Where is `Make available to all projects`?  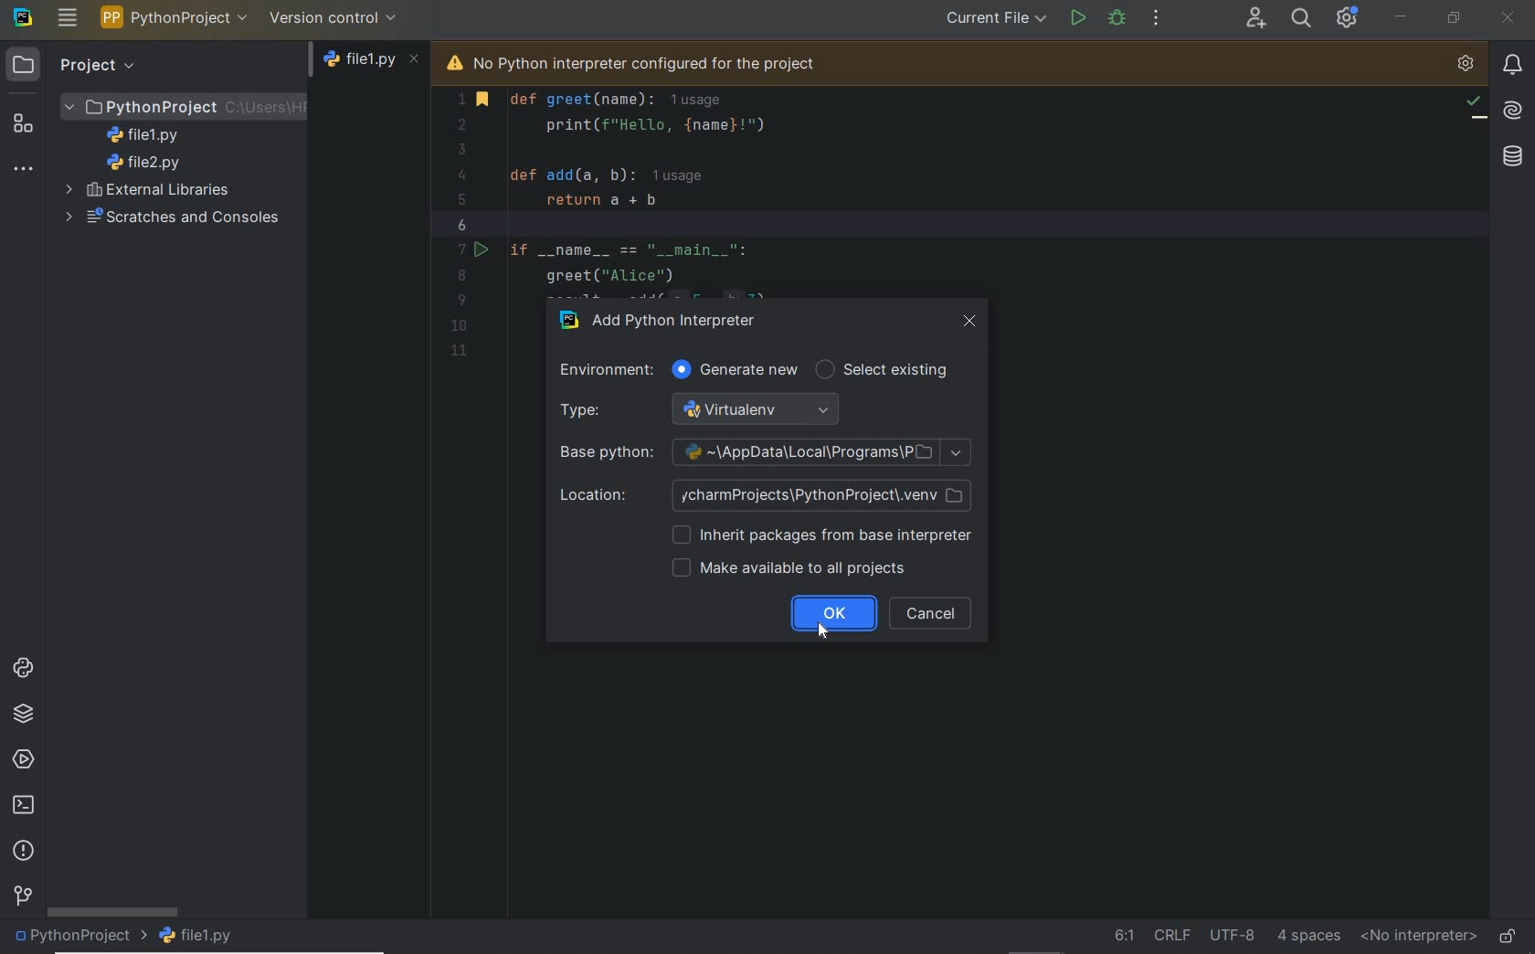
Make available to all projects is located at coordinates (793, 570).